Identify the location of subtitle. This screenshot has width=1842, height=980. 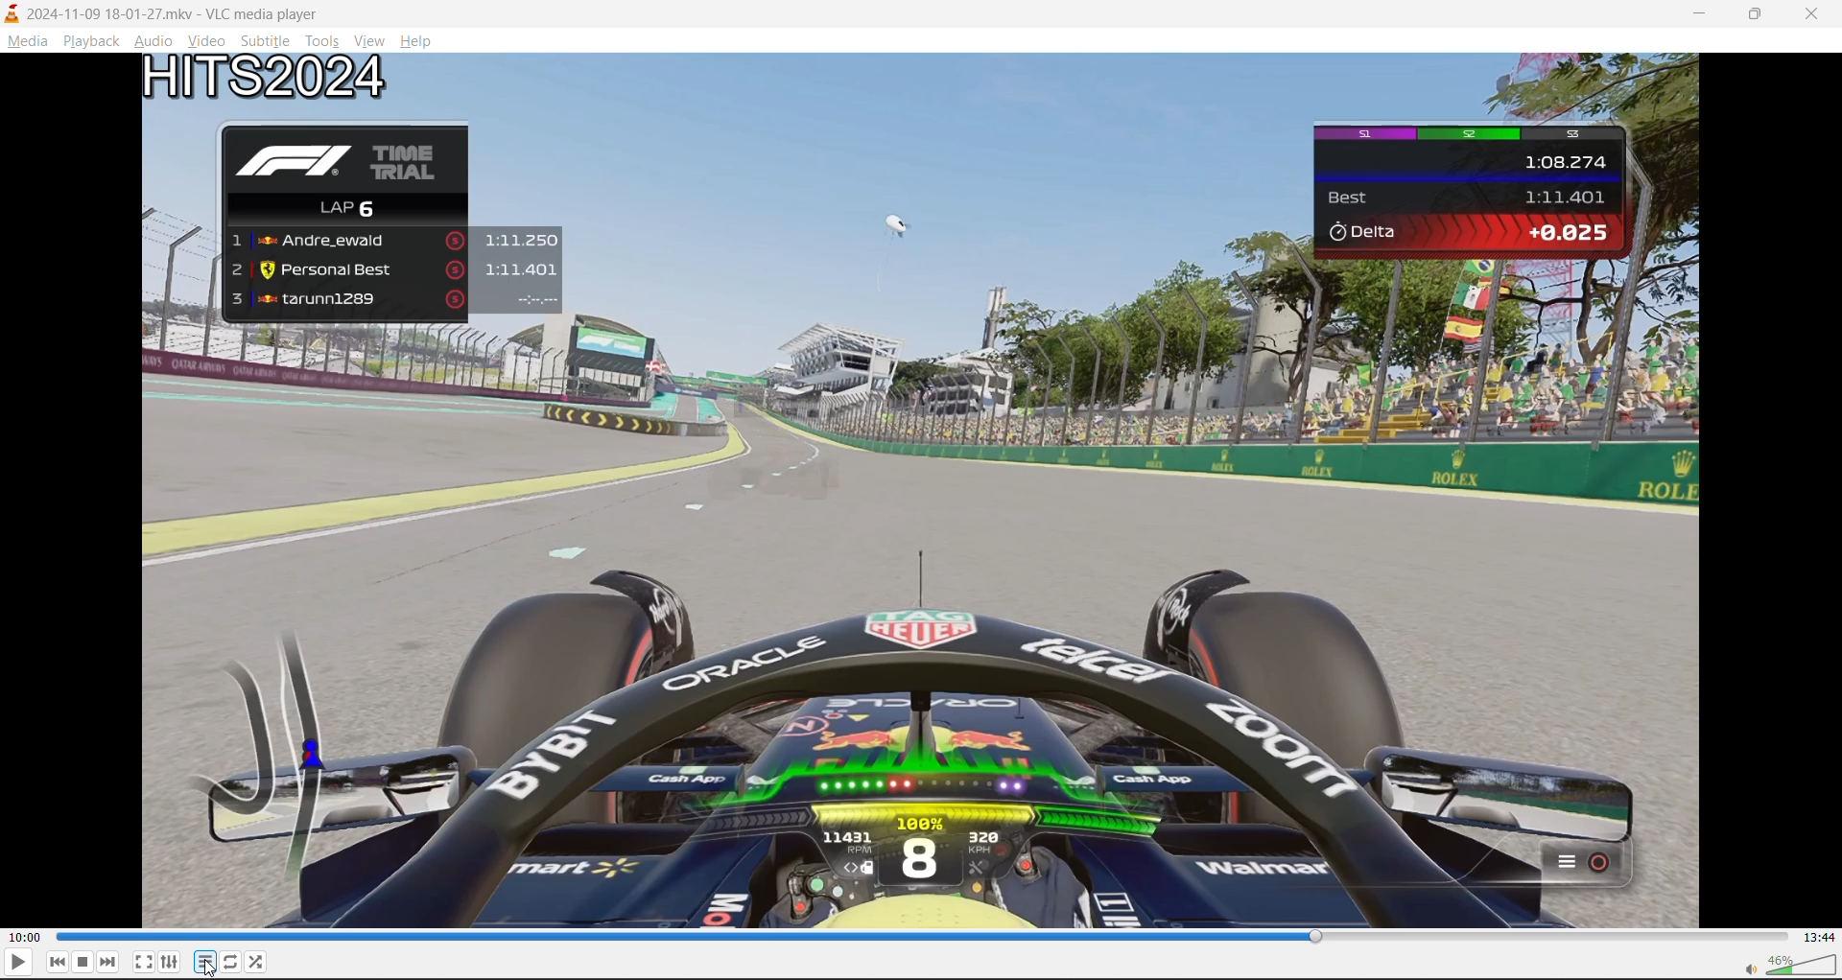
(266, 40).